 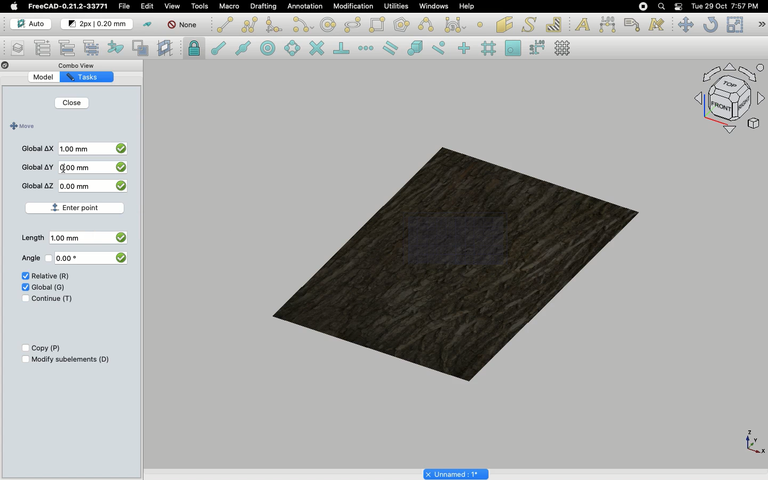 What do you see at coordinates (122, 147) in the screenshot?
I see `checkbox` at bounding box center [122, 147].